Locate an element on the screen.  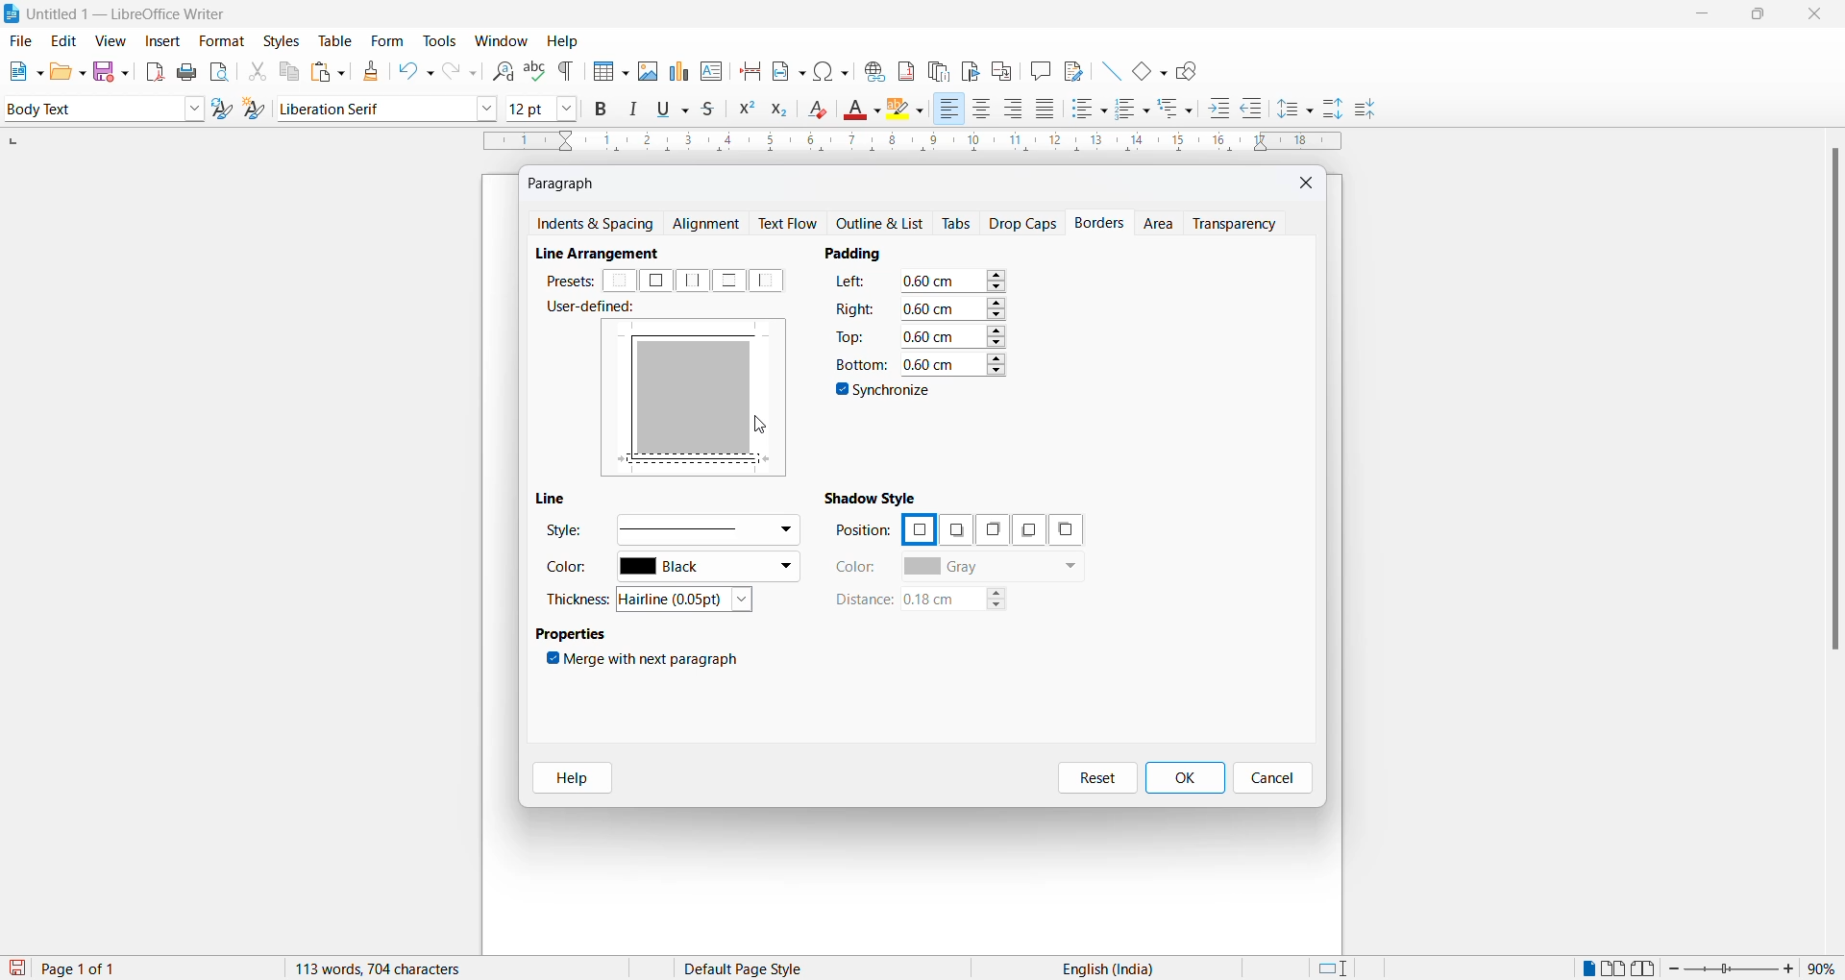
top is located at coordinates (852, 335).